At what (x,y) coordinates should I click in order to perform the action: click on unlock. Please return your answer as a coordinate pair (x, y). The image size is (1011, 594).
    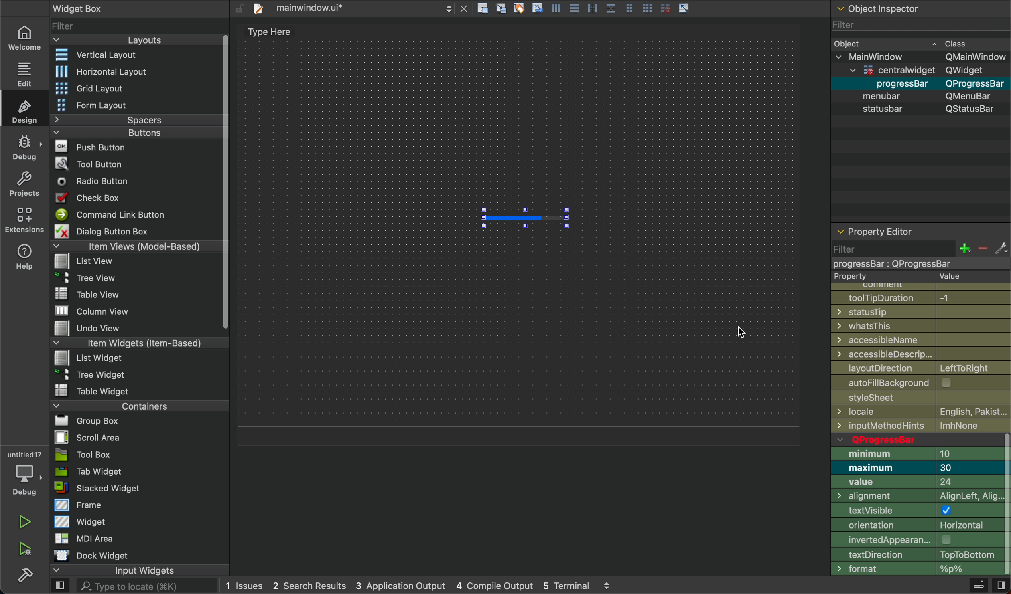
    Looking at the image, I should click on (239, 8).